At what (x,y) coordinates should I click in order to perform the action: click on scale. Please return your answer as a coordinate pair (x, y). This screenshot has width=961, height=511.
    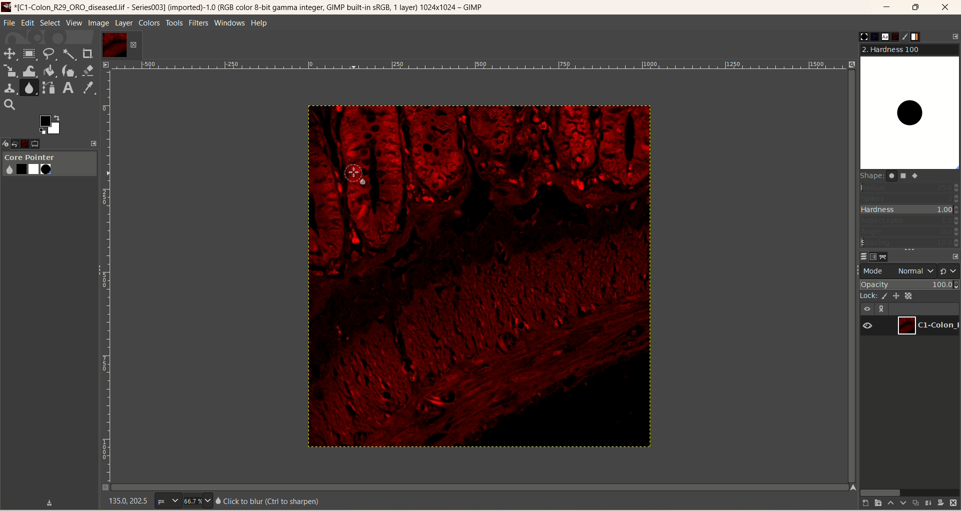
    Looking at the image, I should click on (10, 71).